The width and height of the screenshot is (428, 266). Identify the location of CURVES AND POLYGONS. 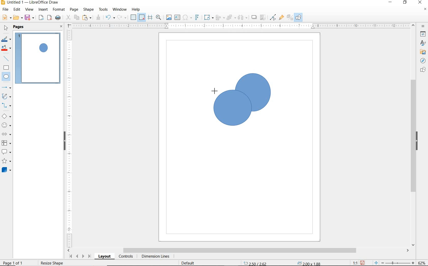
(6, 97).